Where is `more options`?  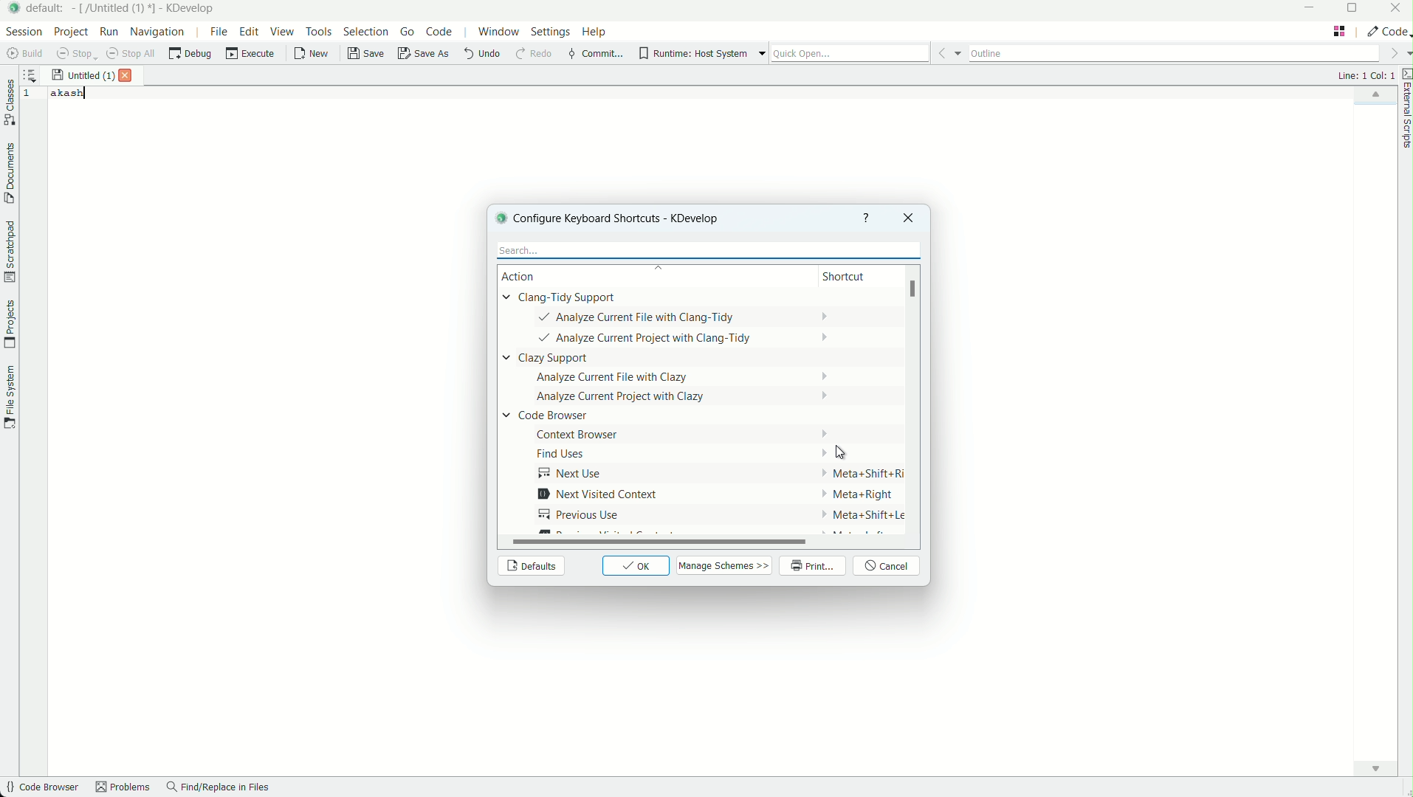
more options is located at coordinates (762, 54).